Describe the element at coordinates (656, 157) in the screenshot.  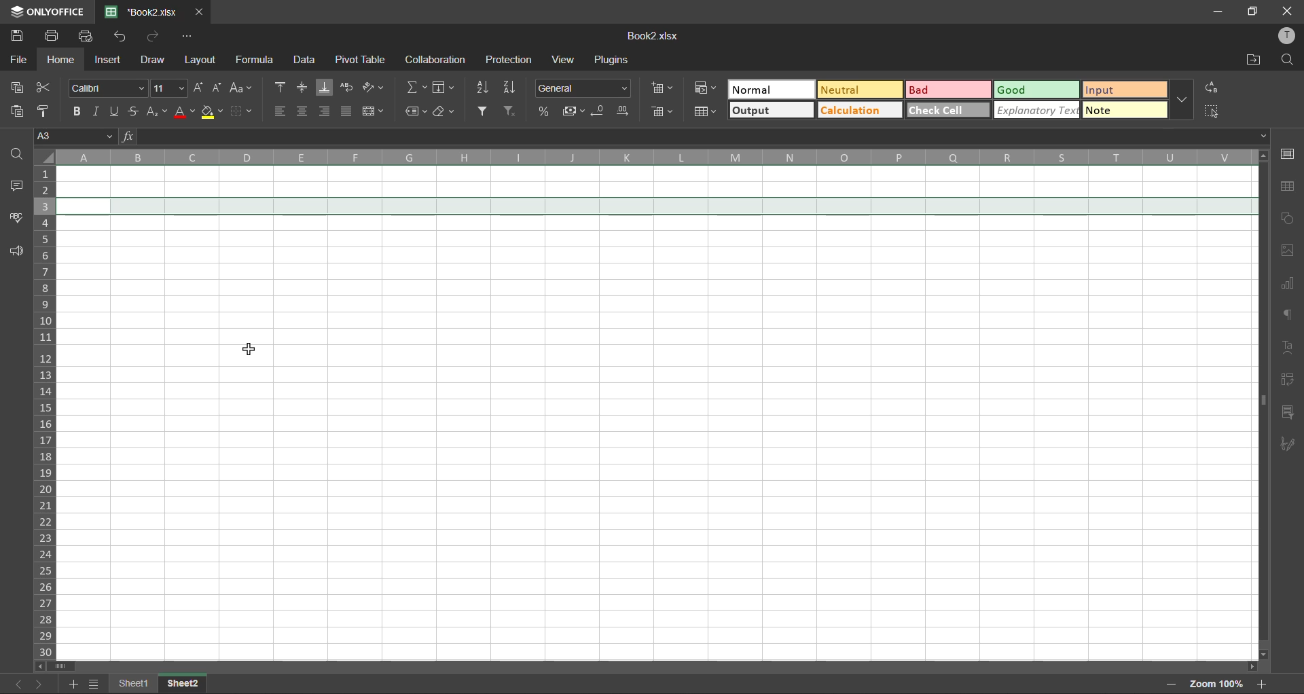
I see `column names` at that location.